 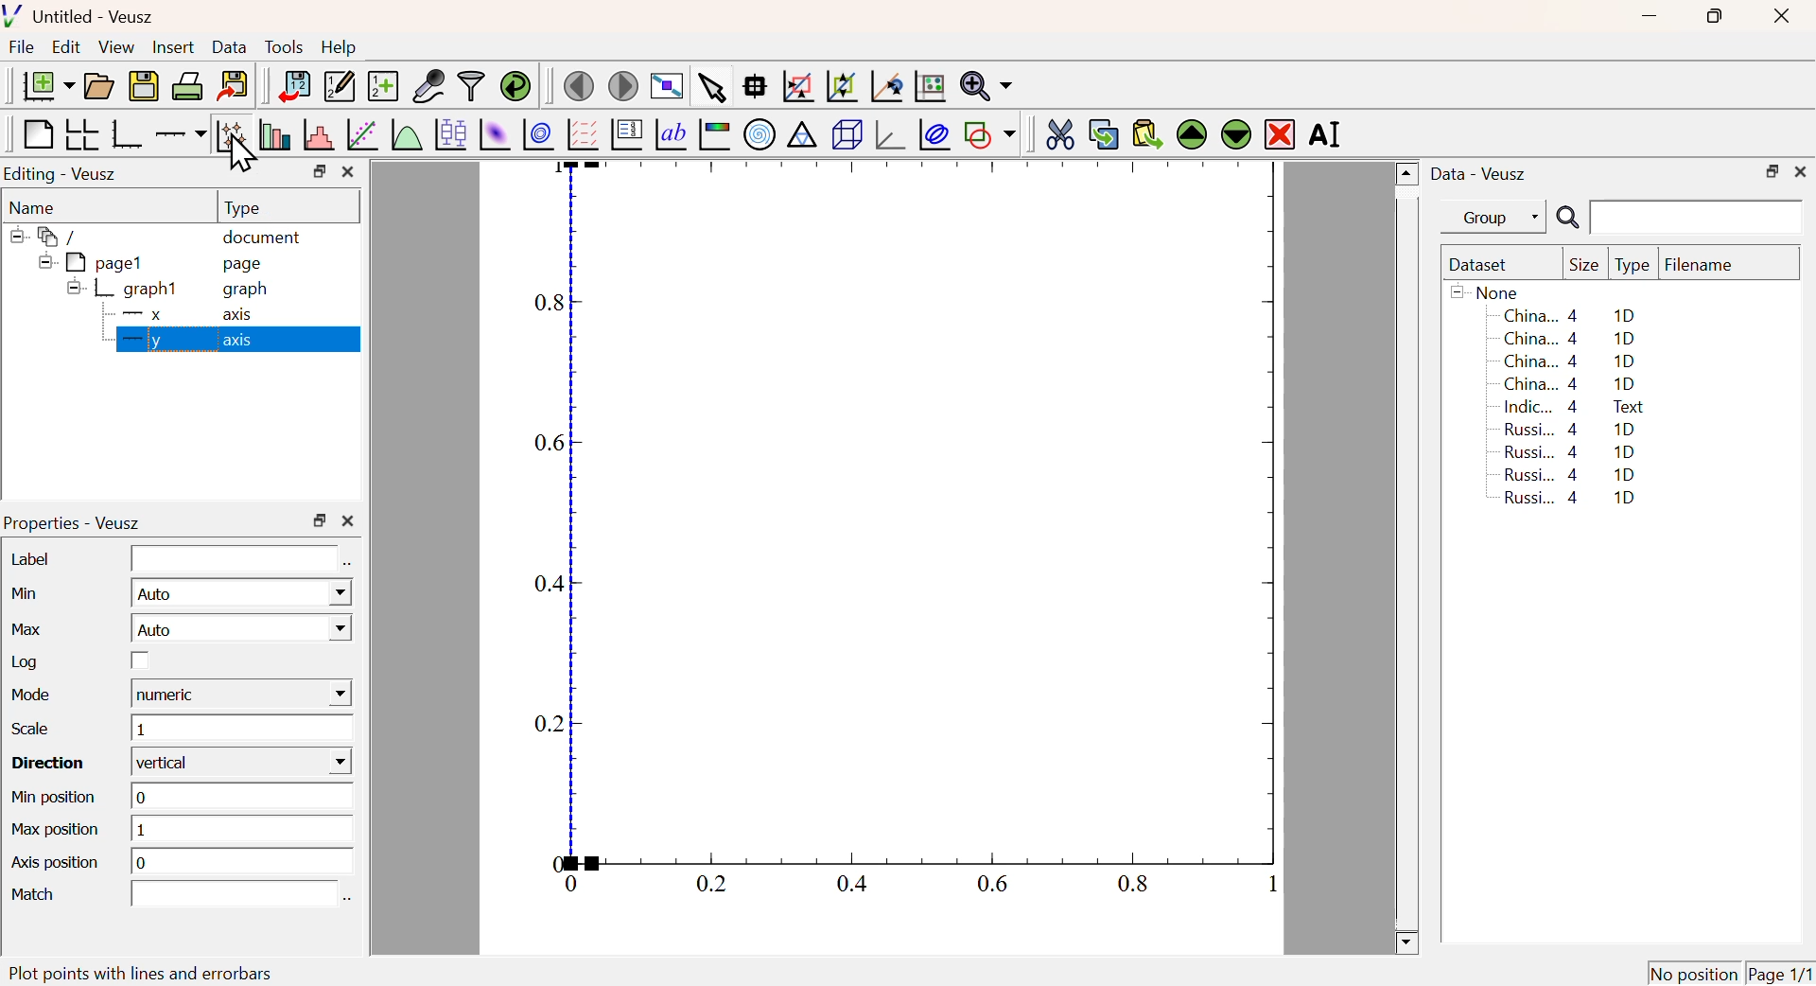 What do you see at coordinates (382, 88) in the screenshot?
I see `Create new dataset` at bounding box center [382, 88].